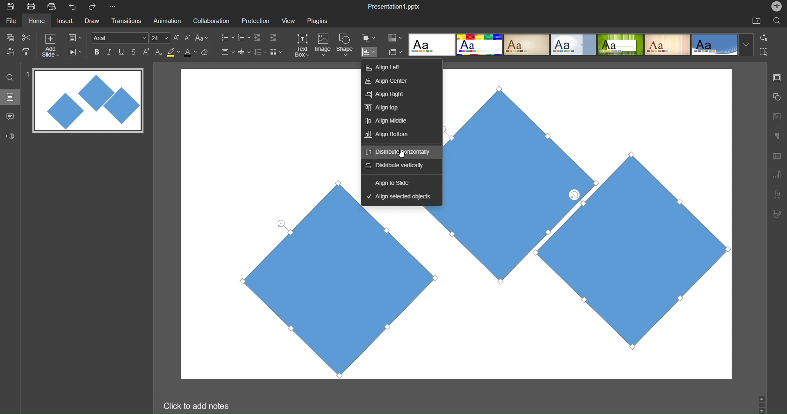 Image resolution: width=787 pixels, height=414 pixels. Describe the element at coordinates (202, 37) in the screenshot. I see `Font Case Settings` at that location.